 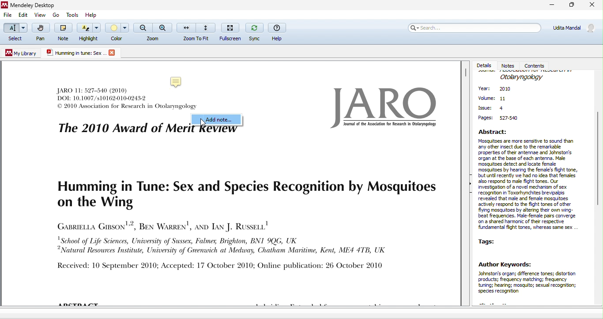 I want to click on note, so click(x=178, y=81).